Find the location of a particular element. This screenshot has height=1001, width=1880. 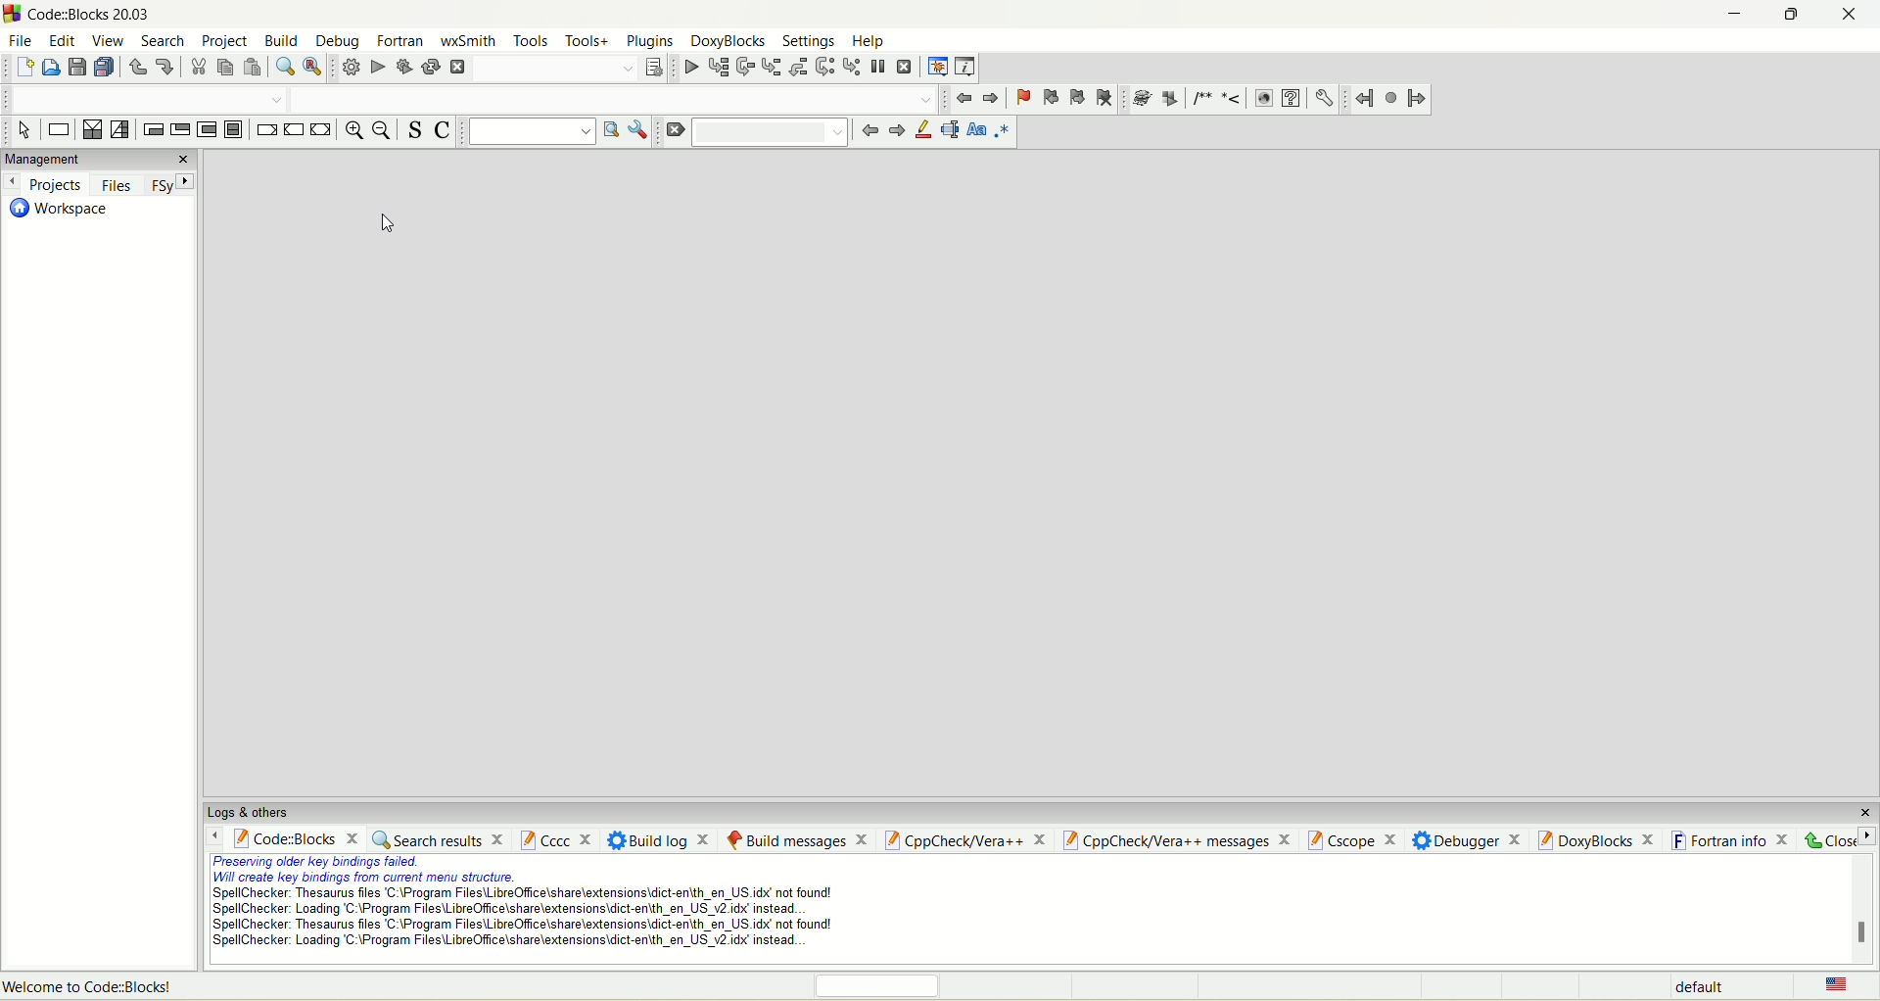

next instruction is located at coordinates (823, 68).